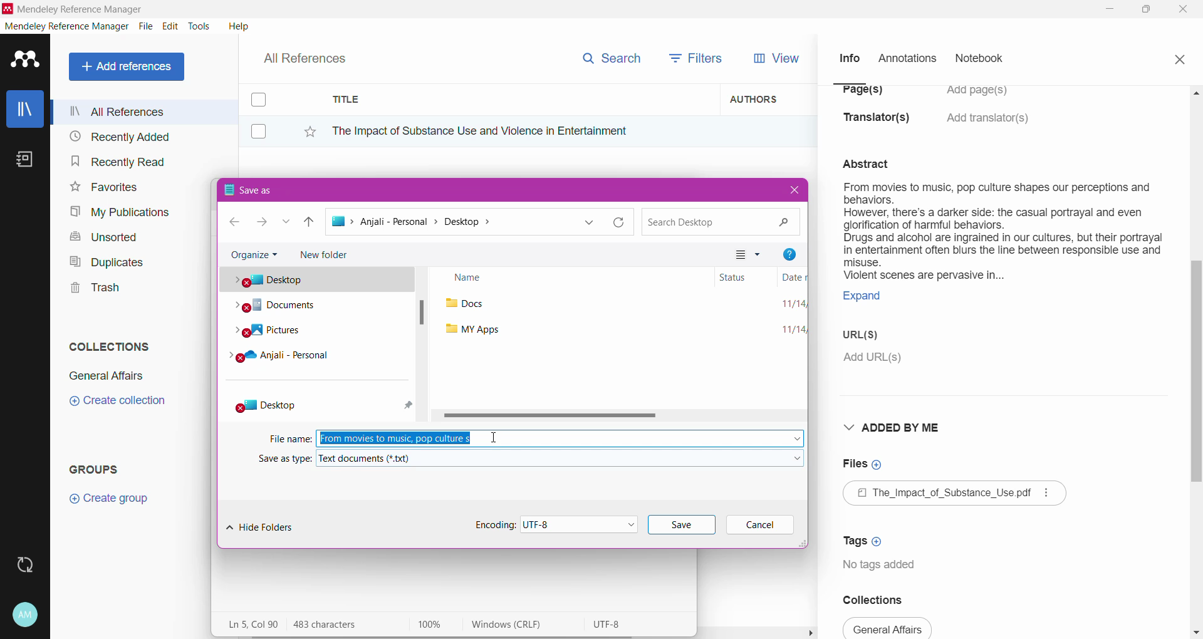  I want to click on Pictures, so click(281, 333).